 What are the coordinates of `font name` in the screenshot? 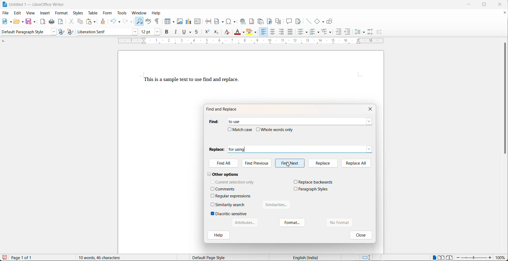 It's located at (102, 32).